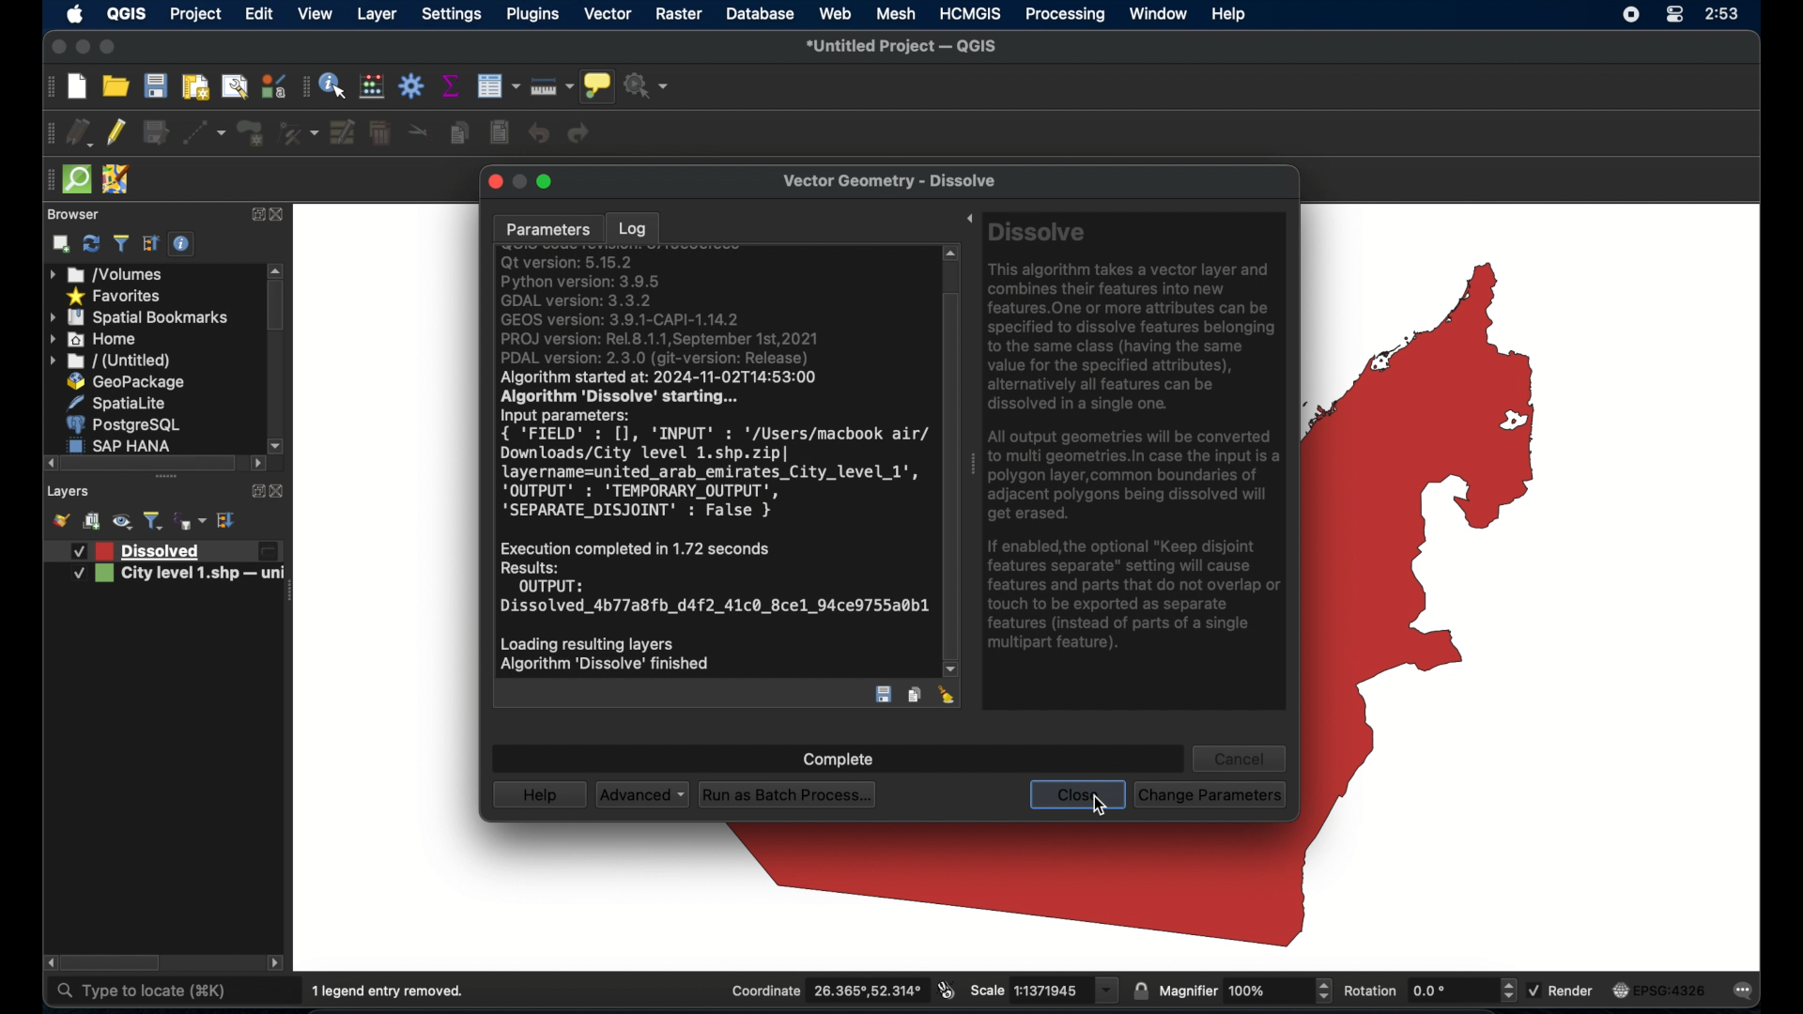  I want to click on plugins, so click(532, 15).